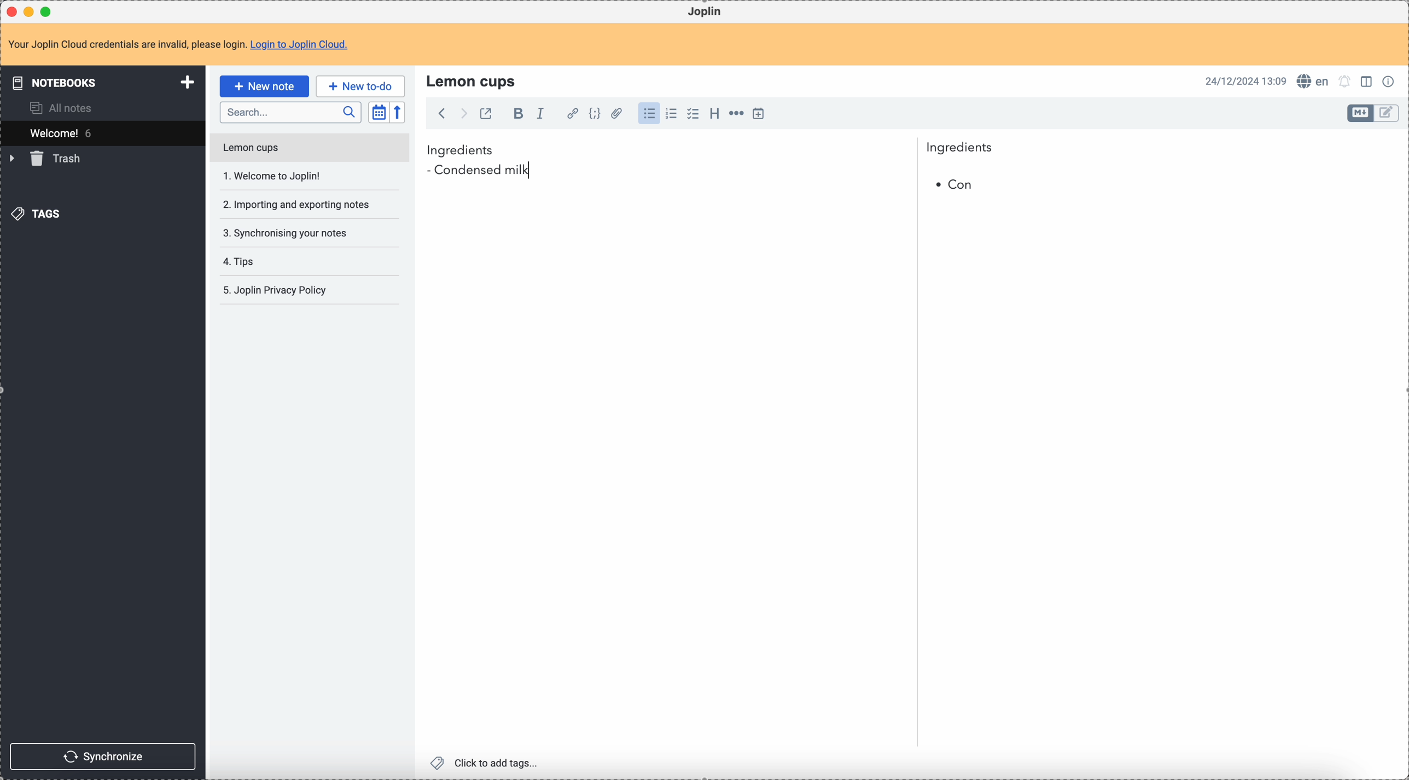 This screenshot has height=780, width=1409. What do you see at coordinates (379, 113) in the screenshot?
I see `toggle sort order field` at bounding box center [379, 113].